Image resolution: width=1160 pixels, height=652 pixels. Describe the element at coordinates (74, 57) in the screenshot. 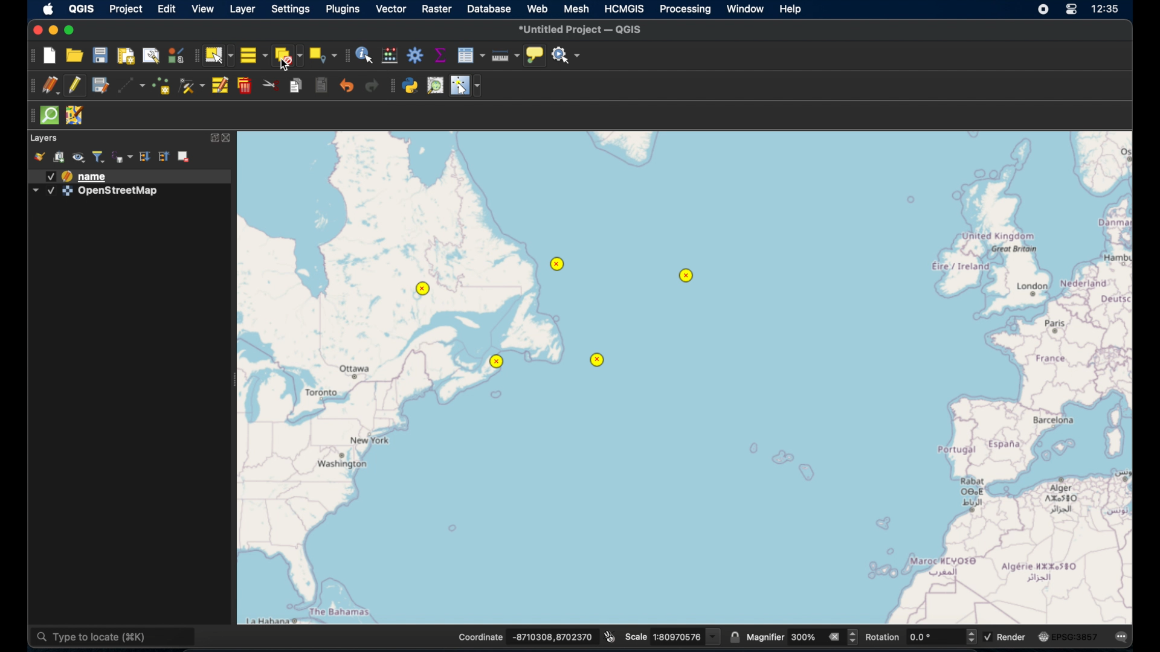

I see `open project` at that location.